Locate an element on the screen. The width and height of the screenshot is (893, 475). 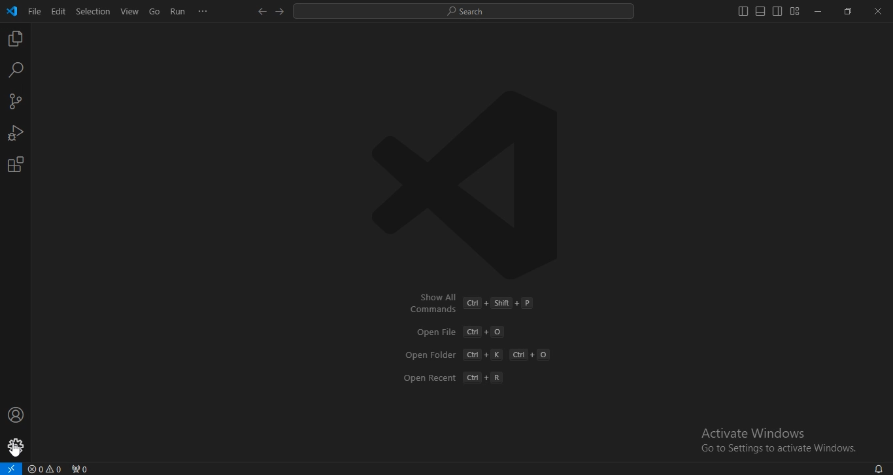
source control is located at coordinates (14, 103).